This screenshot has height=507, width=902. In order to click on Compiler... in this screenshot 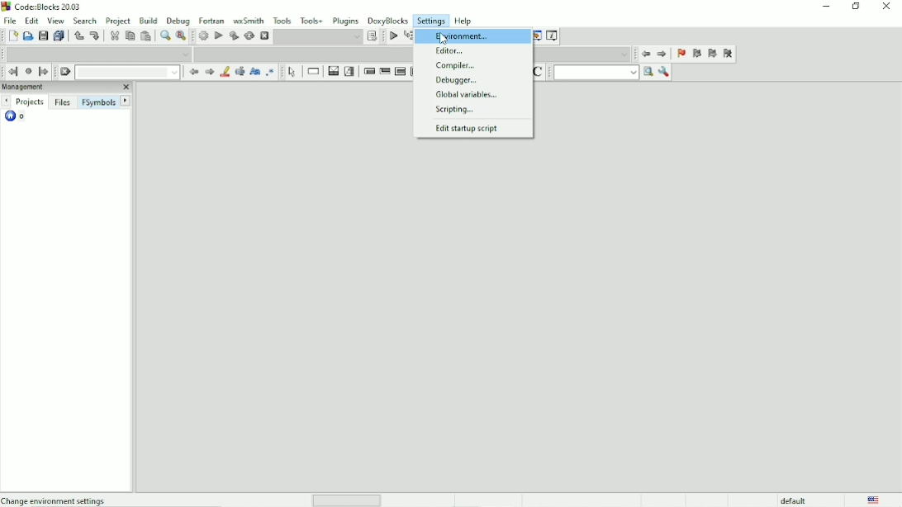, I will do `click(453, 65)`.